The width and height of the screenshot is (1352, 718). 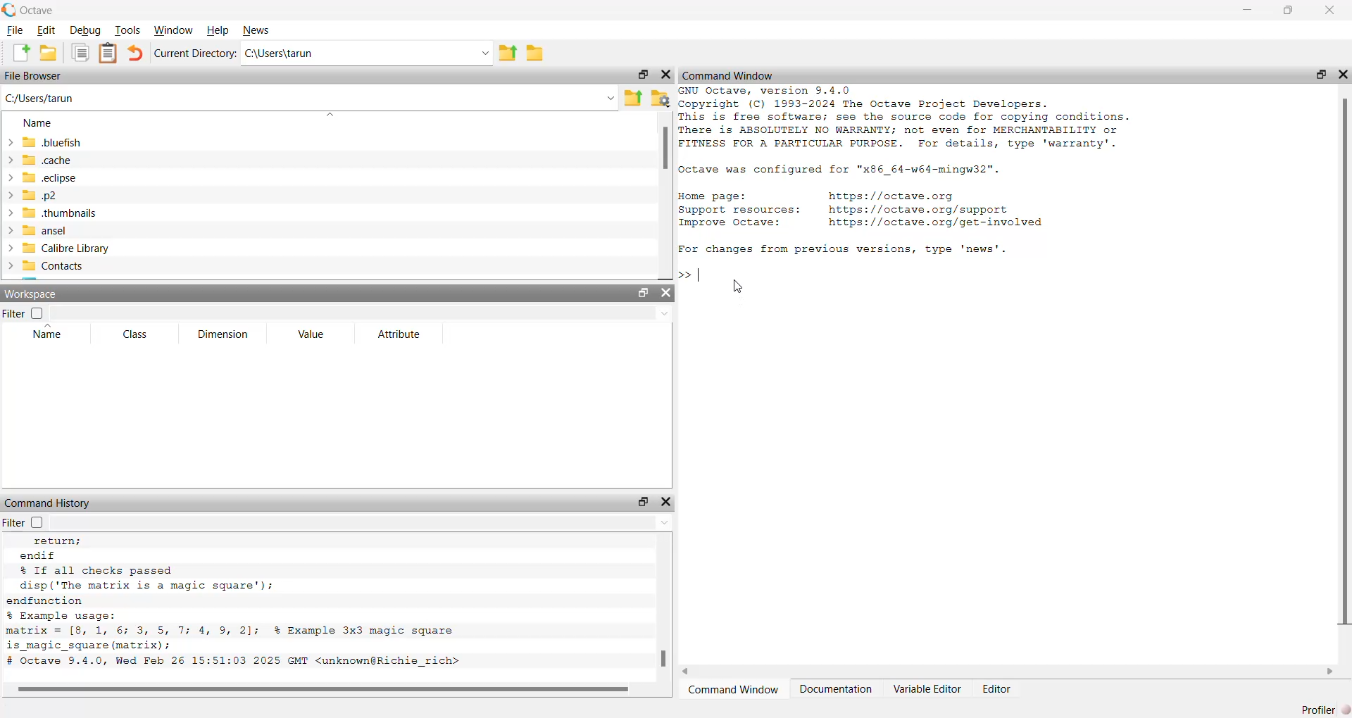 I want to click on Debug, so click(x=87, y=30).